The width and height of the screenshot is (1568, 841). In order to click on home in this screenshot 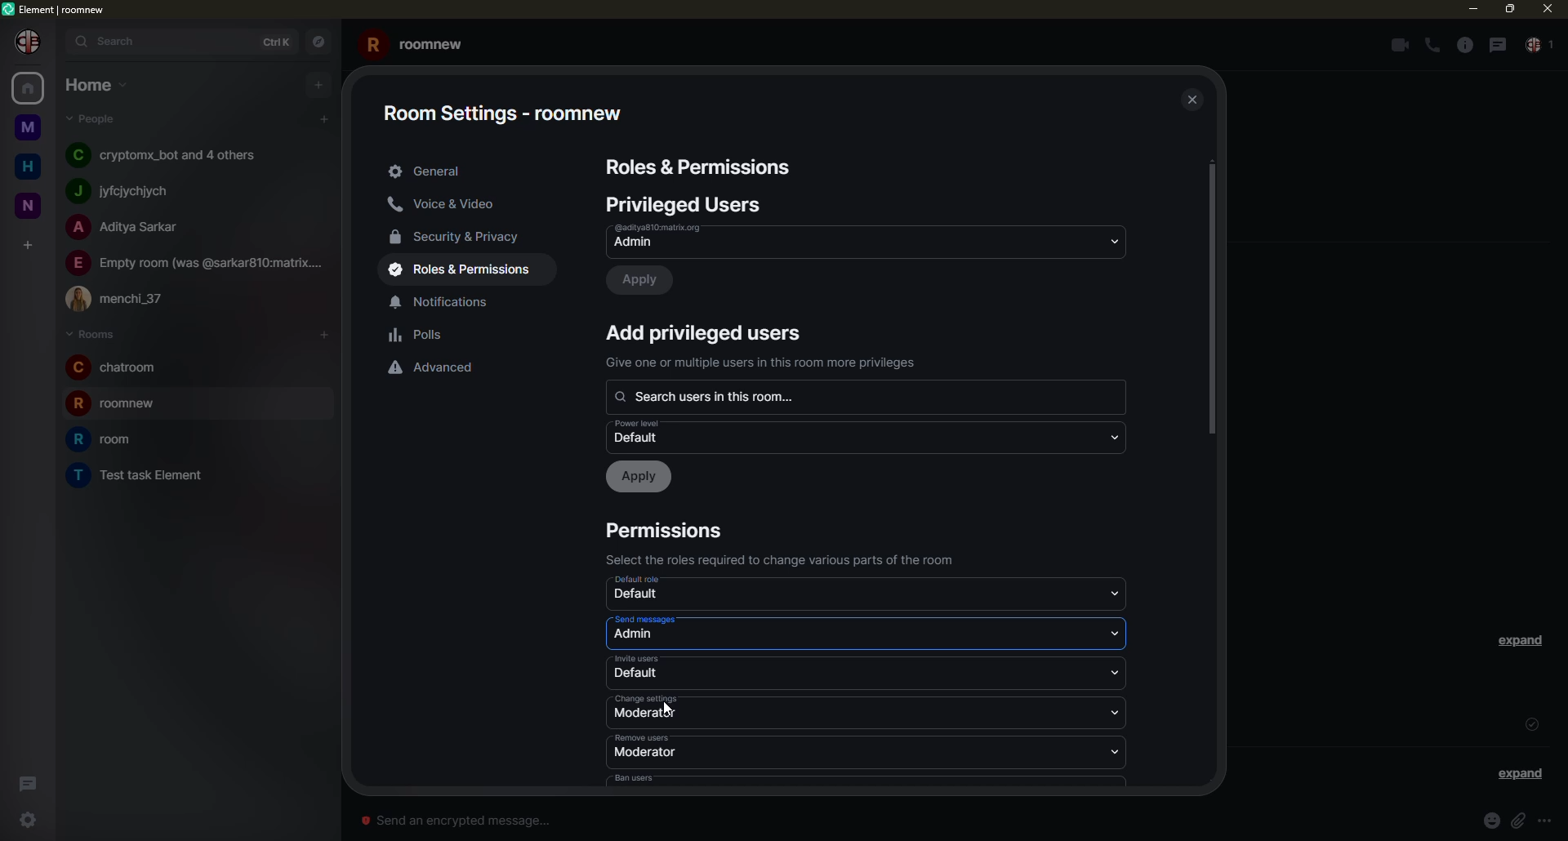, I will do `click(96, 85)`.